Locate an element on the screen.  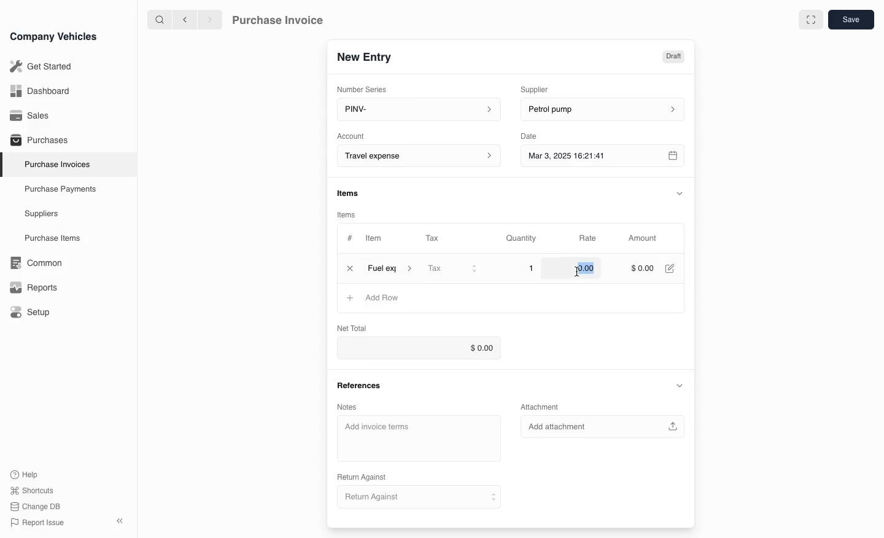
Tax is located at coordinates (438, 239).